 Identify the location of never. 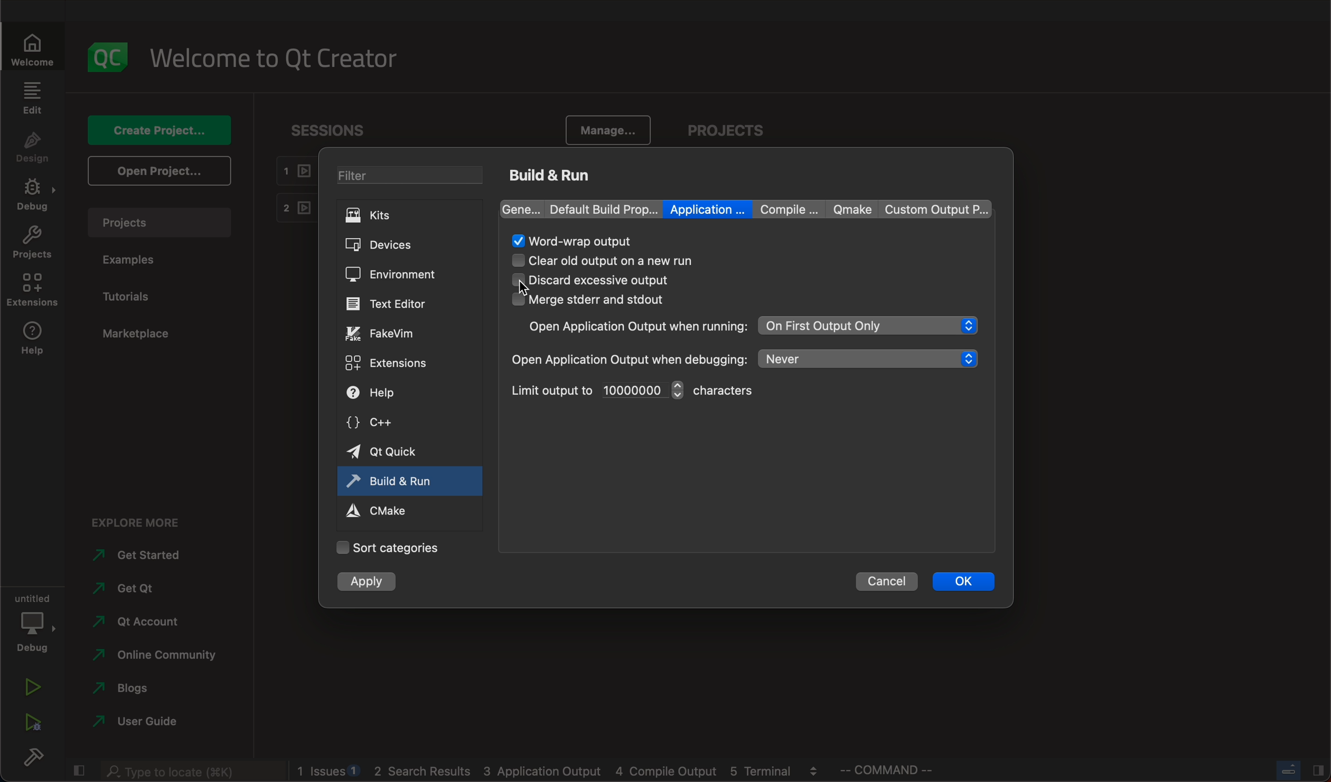
(870, 358).